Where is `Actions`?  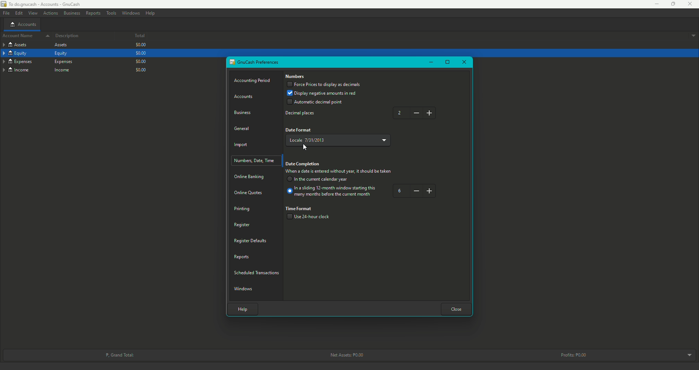
Actions is located at coordinates (50, 13).